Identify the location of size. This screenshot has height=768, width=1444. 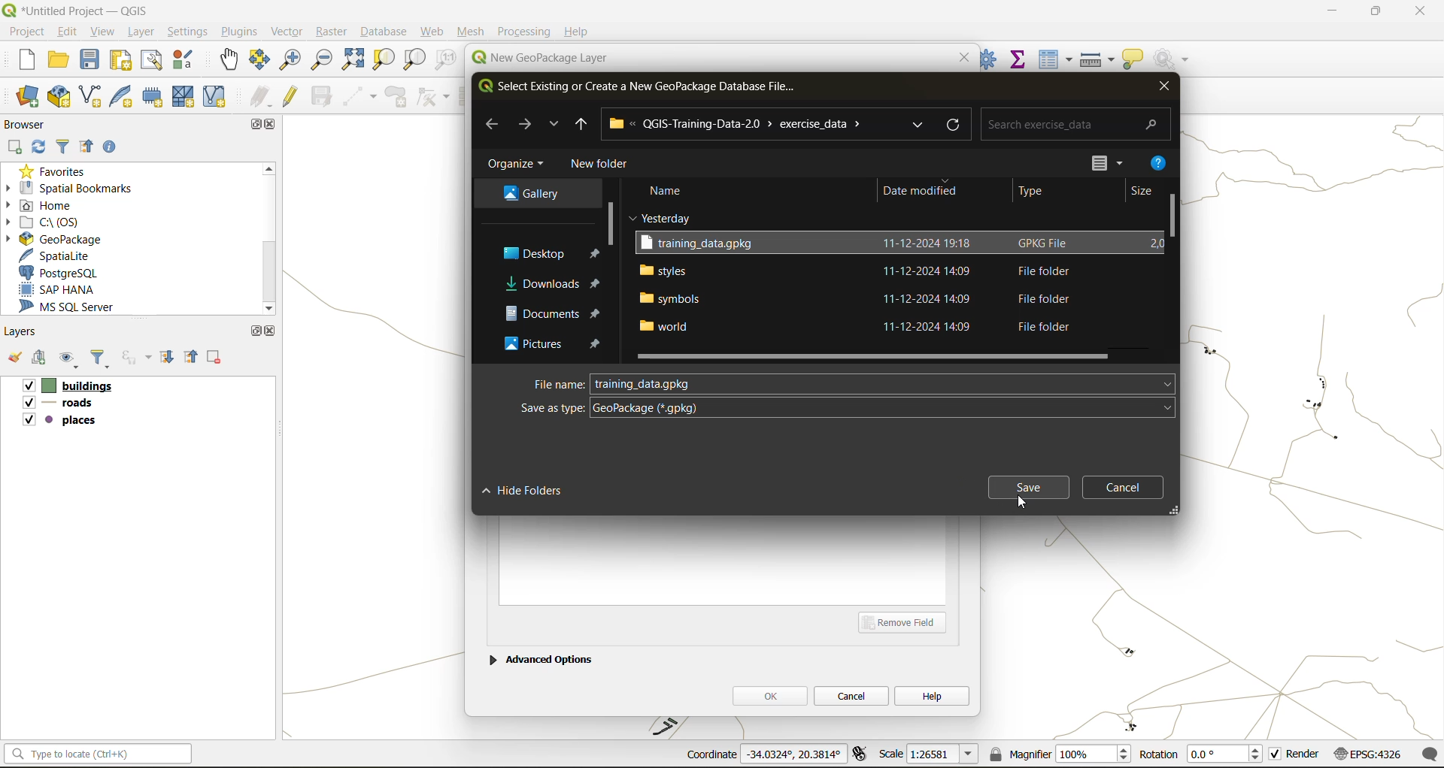
(1151, 190).